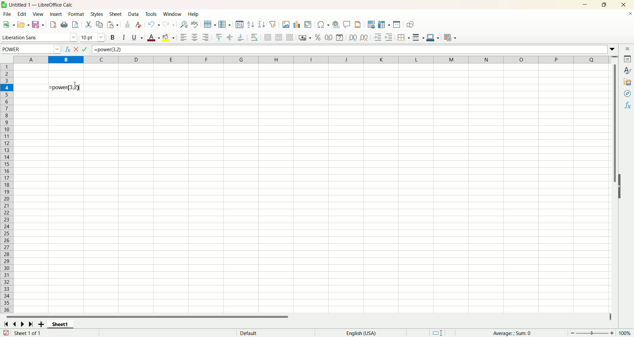 The height and width of the screenshot is (337, 634). Describe the element at coordinates (304, 38) in the screenshot. I see `format as currency` at that location.